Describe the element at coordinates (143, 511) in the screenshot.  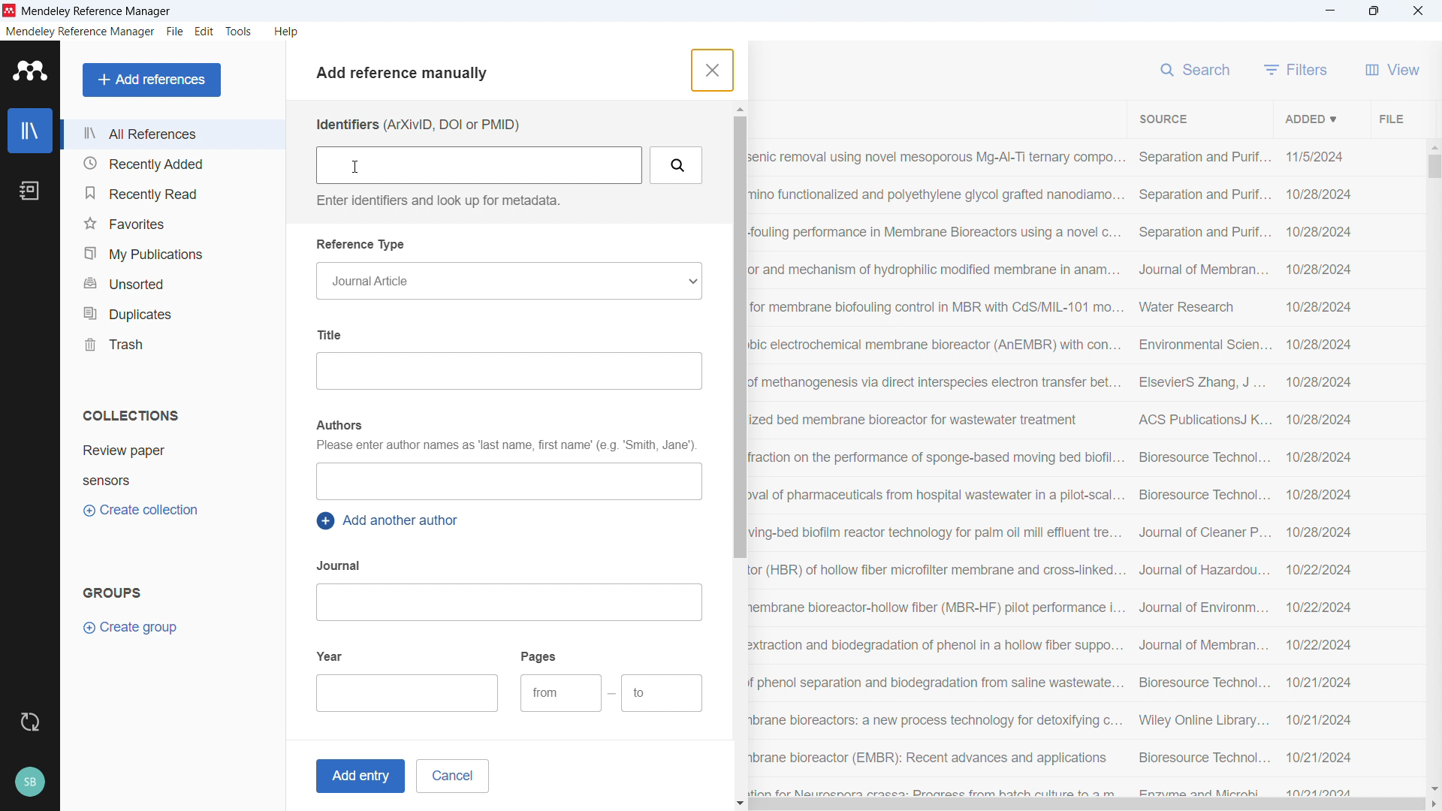
I see `Create collection ` at that location.